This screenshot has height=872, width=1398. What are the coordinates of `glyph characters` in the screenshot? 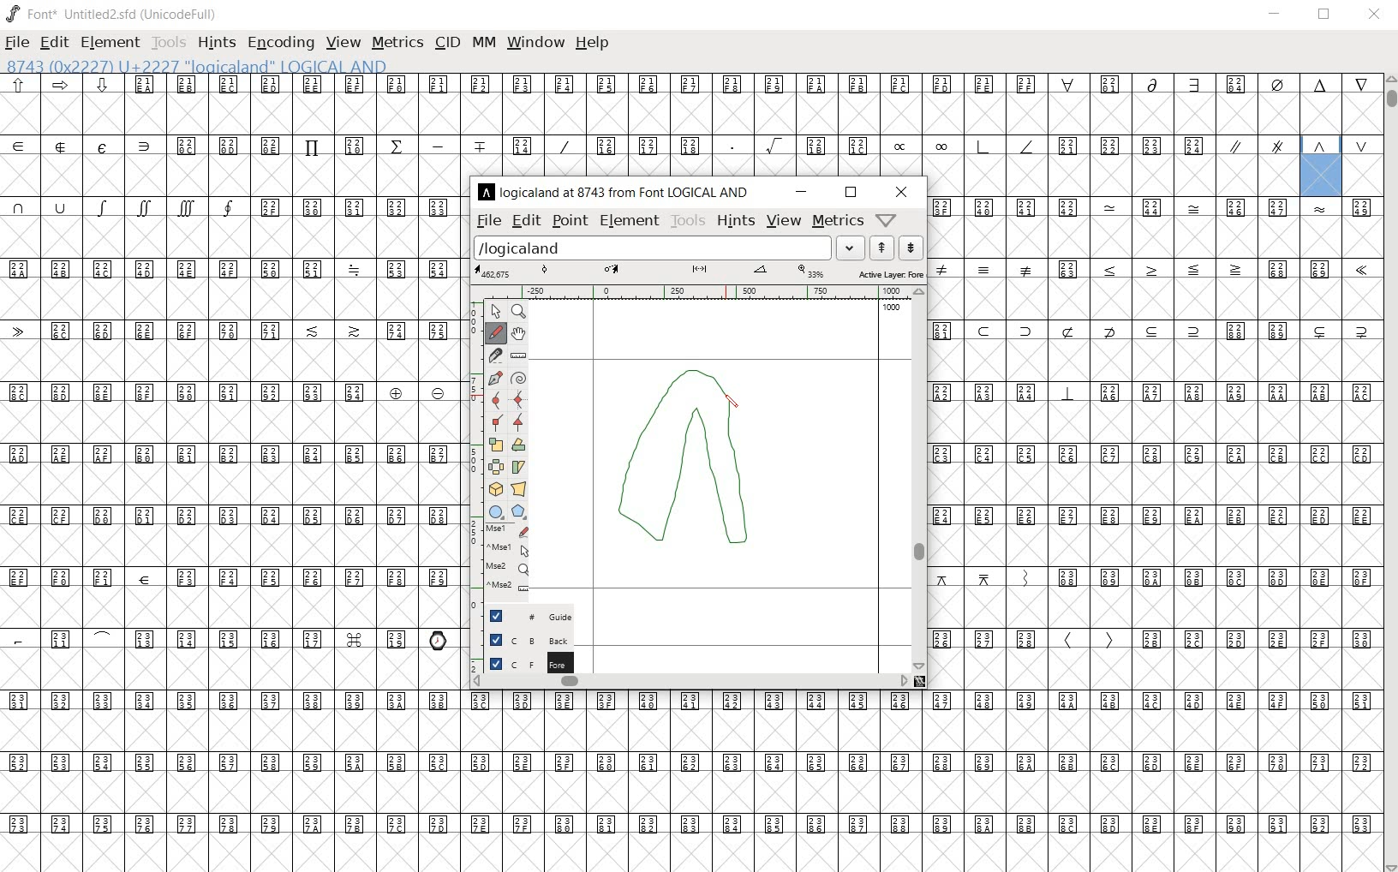 It's located at (1155, 442).